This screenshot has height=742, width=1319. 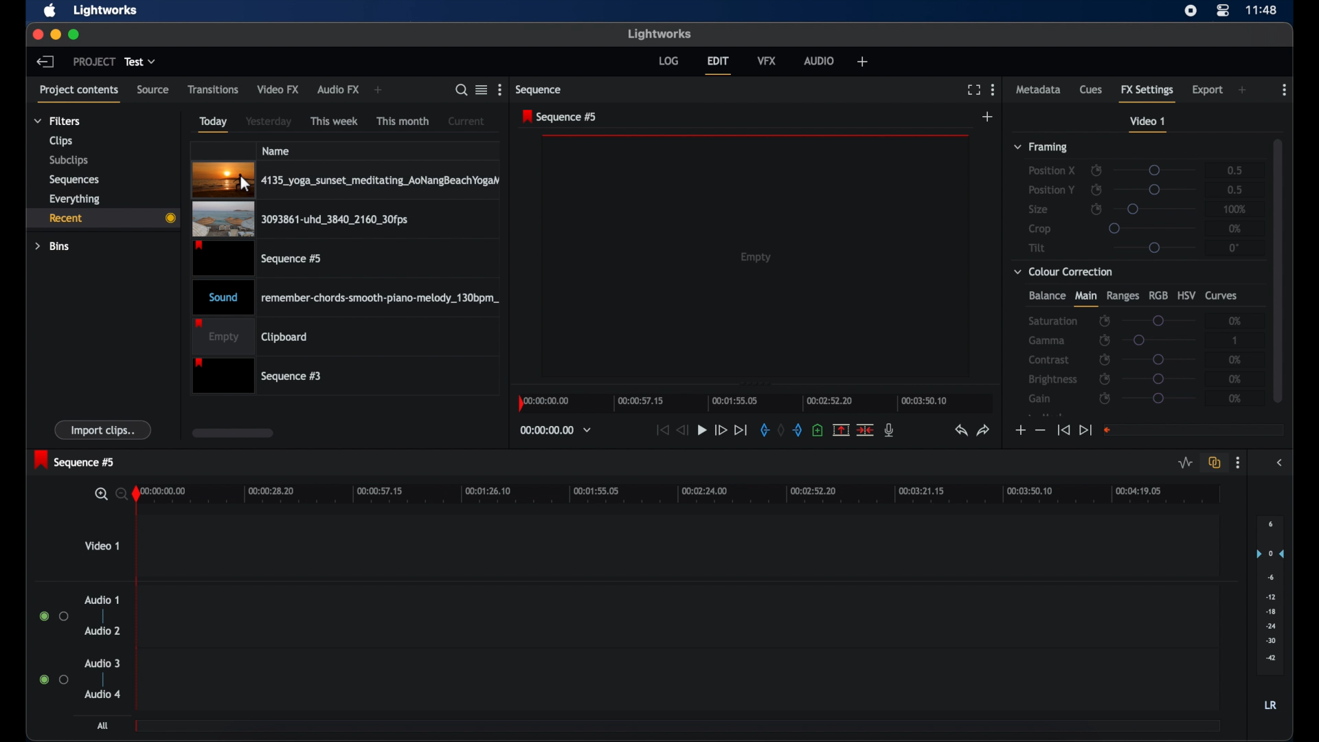 I want to click on video clip, so click(x=259, y=258).